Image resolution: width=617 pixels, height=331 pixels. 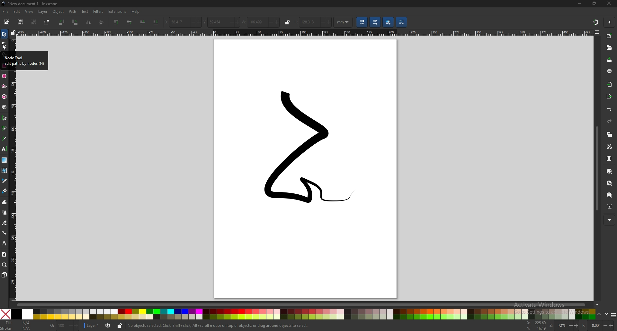 What do you see at coordinates (609, 220) in the screenshot?
I see `more` at bounding box center [609, 220].